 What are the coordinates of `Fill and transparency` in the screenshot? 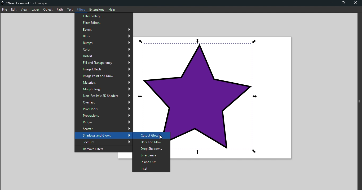 It's located at (104, 64).